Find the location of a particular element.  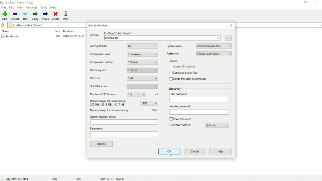

Minimize is located at coordinates (295, 2).